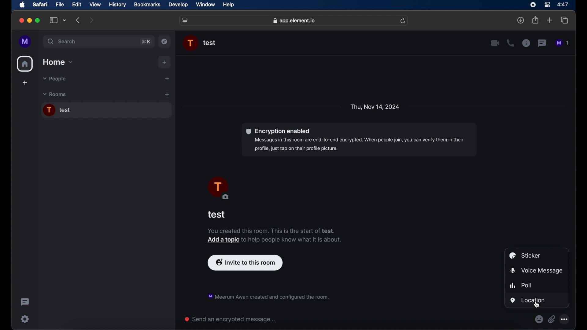 The width and height of the screenshot is (587, 330). Describe the element at coordinates (567, 318) in the screenshot. I see `Options` at that location.